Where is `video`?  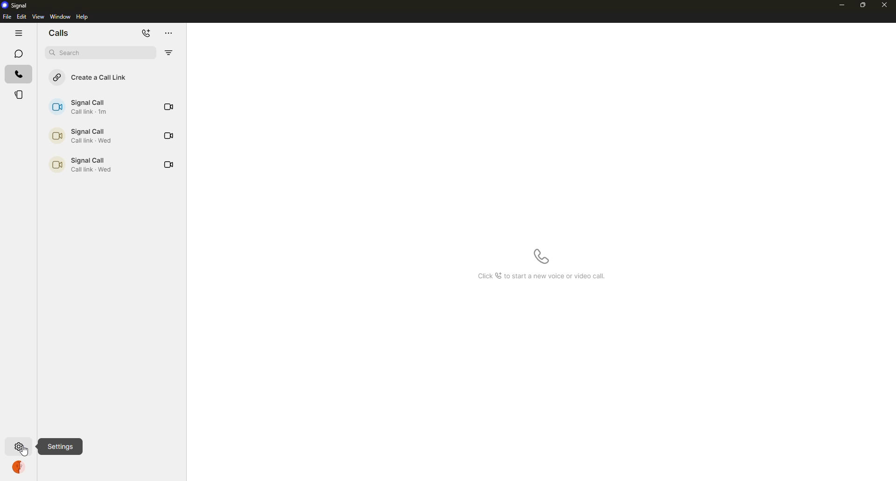 video is located at coordinates (167, 165).